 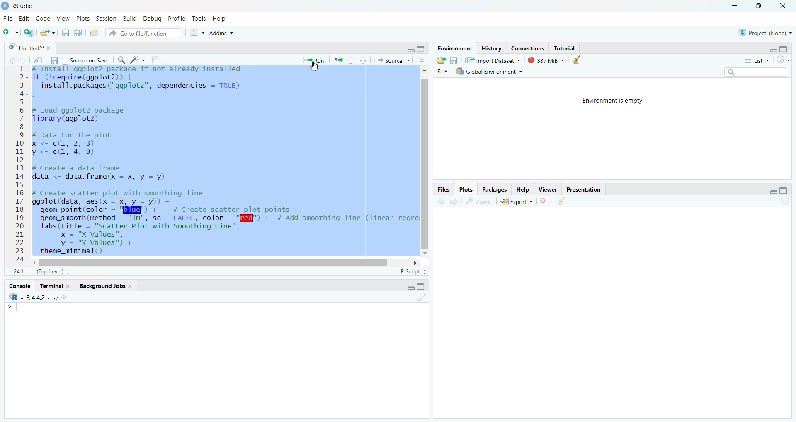 I want to click on hide console, so click(x=422, y=286).